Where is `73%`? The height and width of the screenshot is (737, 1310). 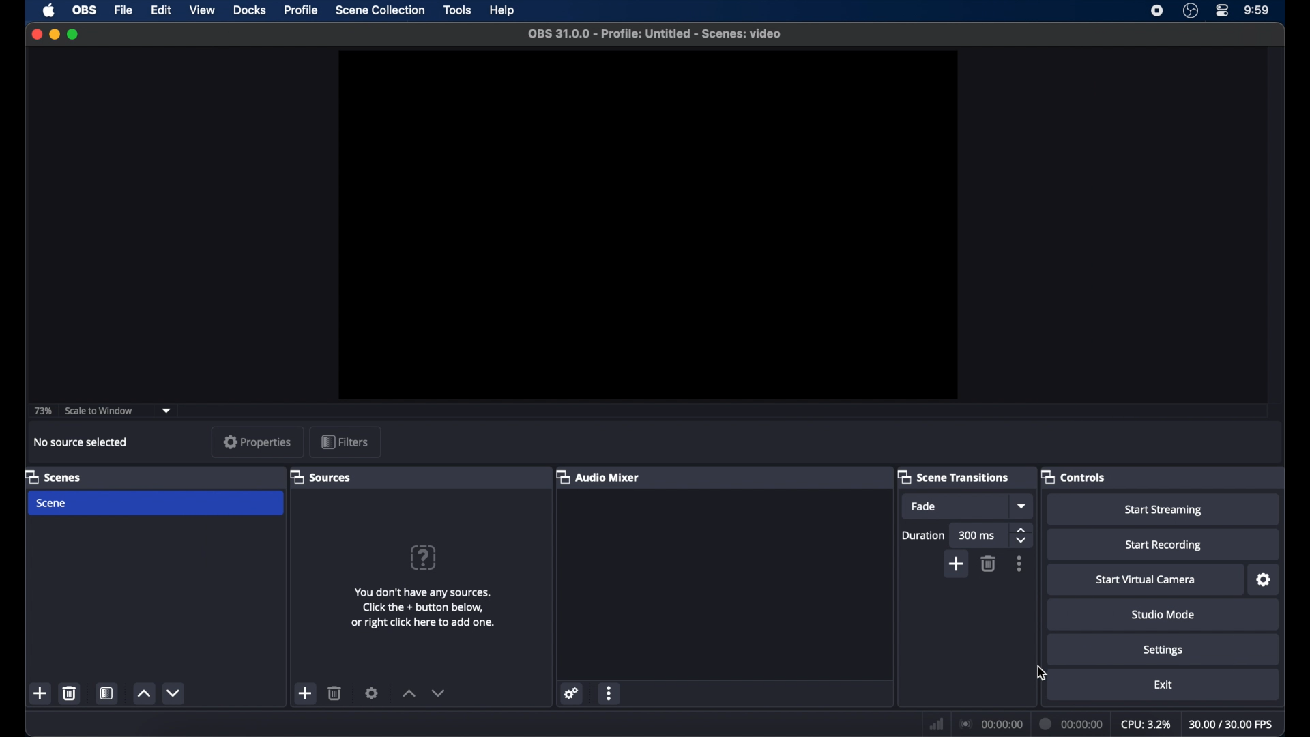 73% is located at coordinates (42, 411).